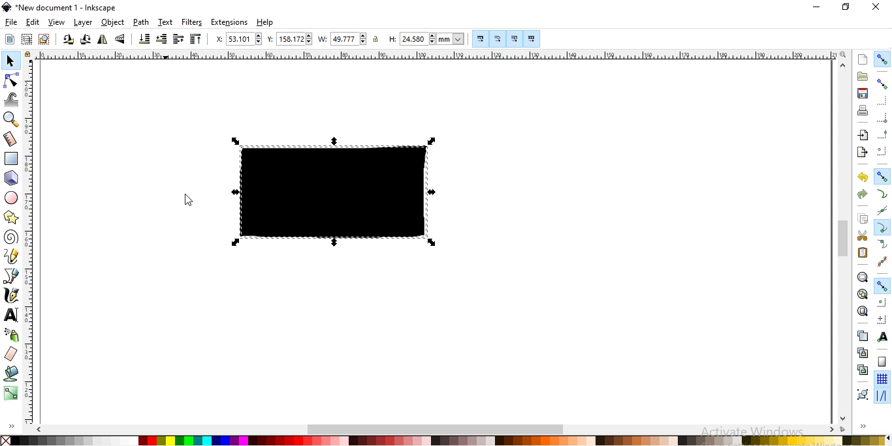 The image size is (892, 446). What do you see at coordinates (882, 303) in the screenshot?
I see `snap centers of objects` at bounding box center [882, 303].